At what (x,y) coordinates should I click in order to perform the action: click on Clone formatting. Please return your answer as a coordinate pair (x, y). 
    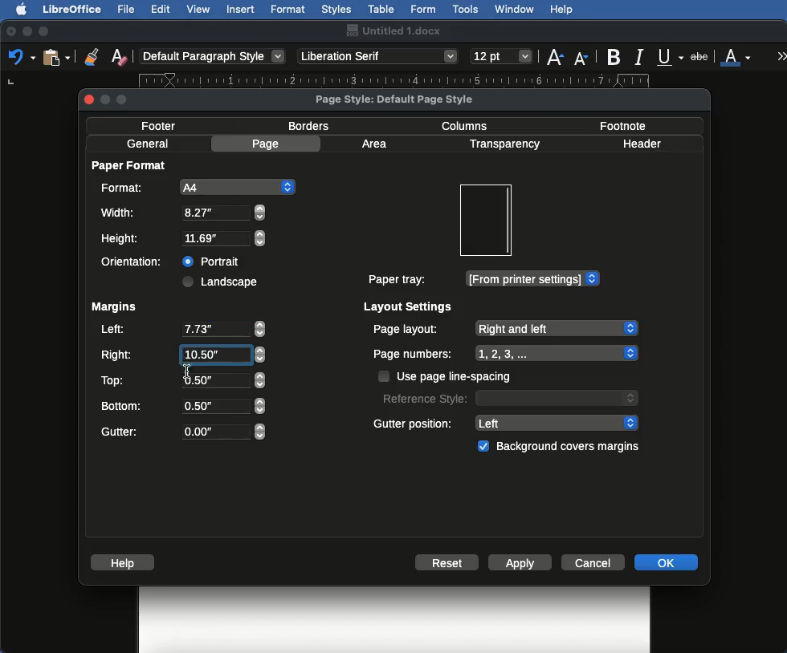
    Looking at the image, I should click on (92, 56).